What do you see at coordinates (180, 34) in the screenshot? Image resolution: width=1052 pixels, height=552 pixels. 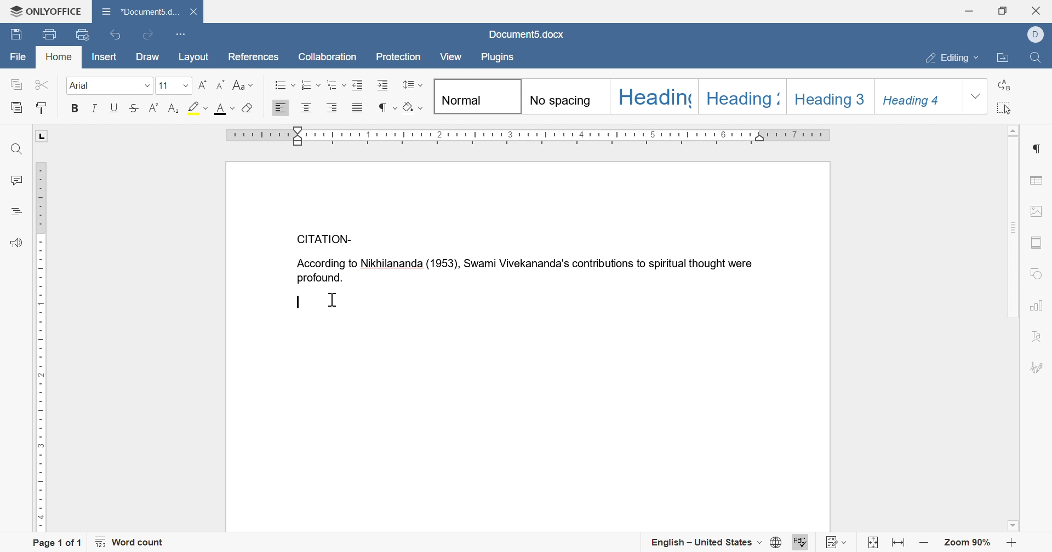 I see `customize quick access toolbar` at bounding box center [180, 34].